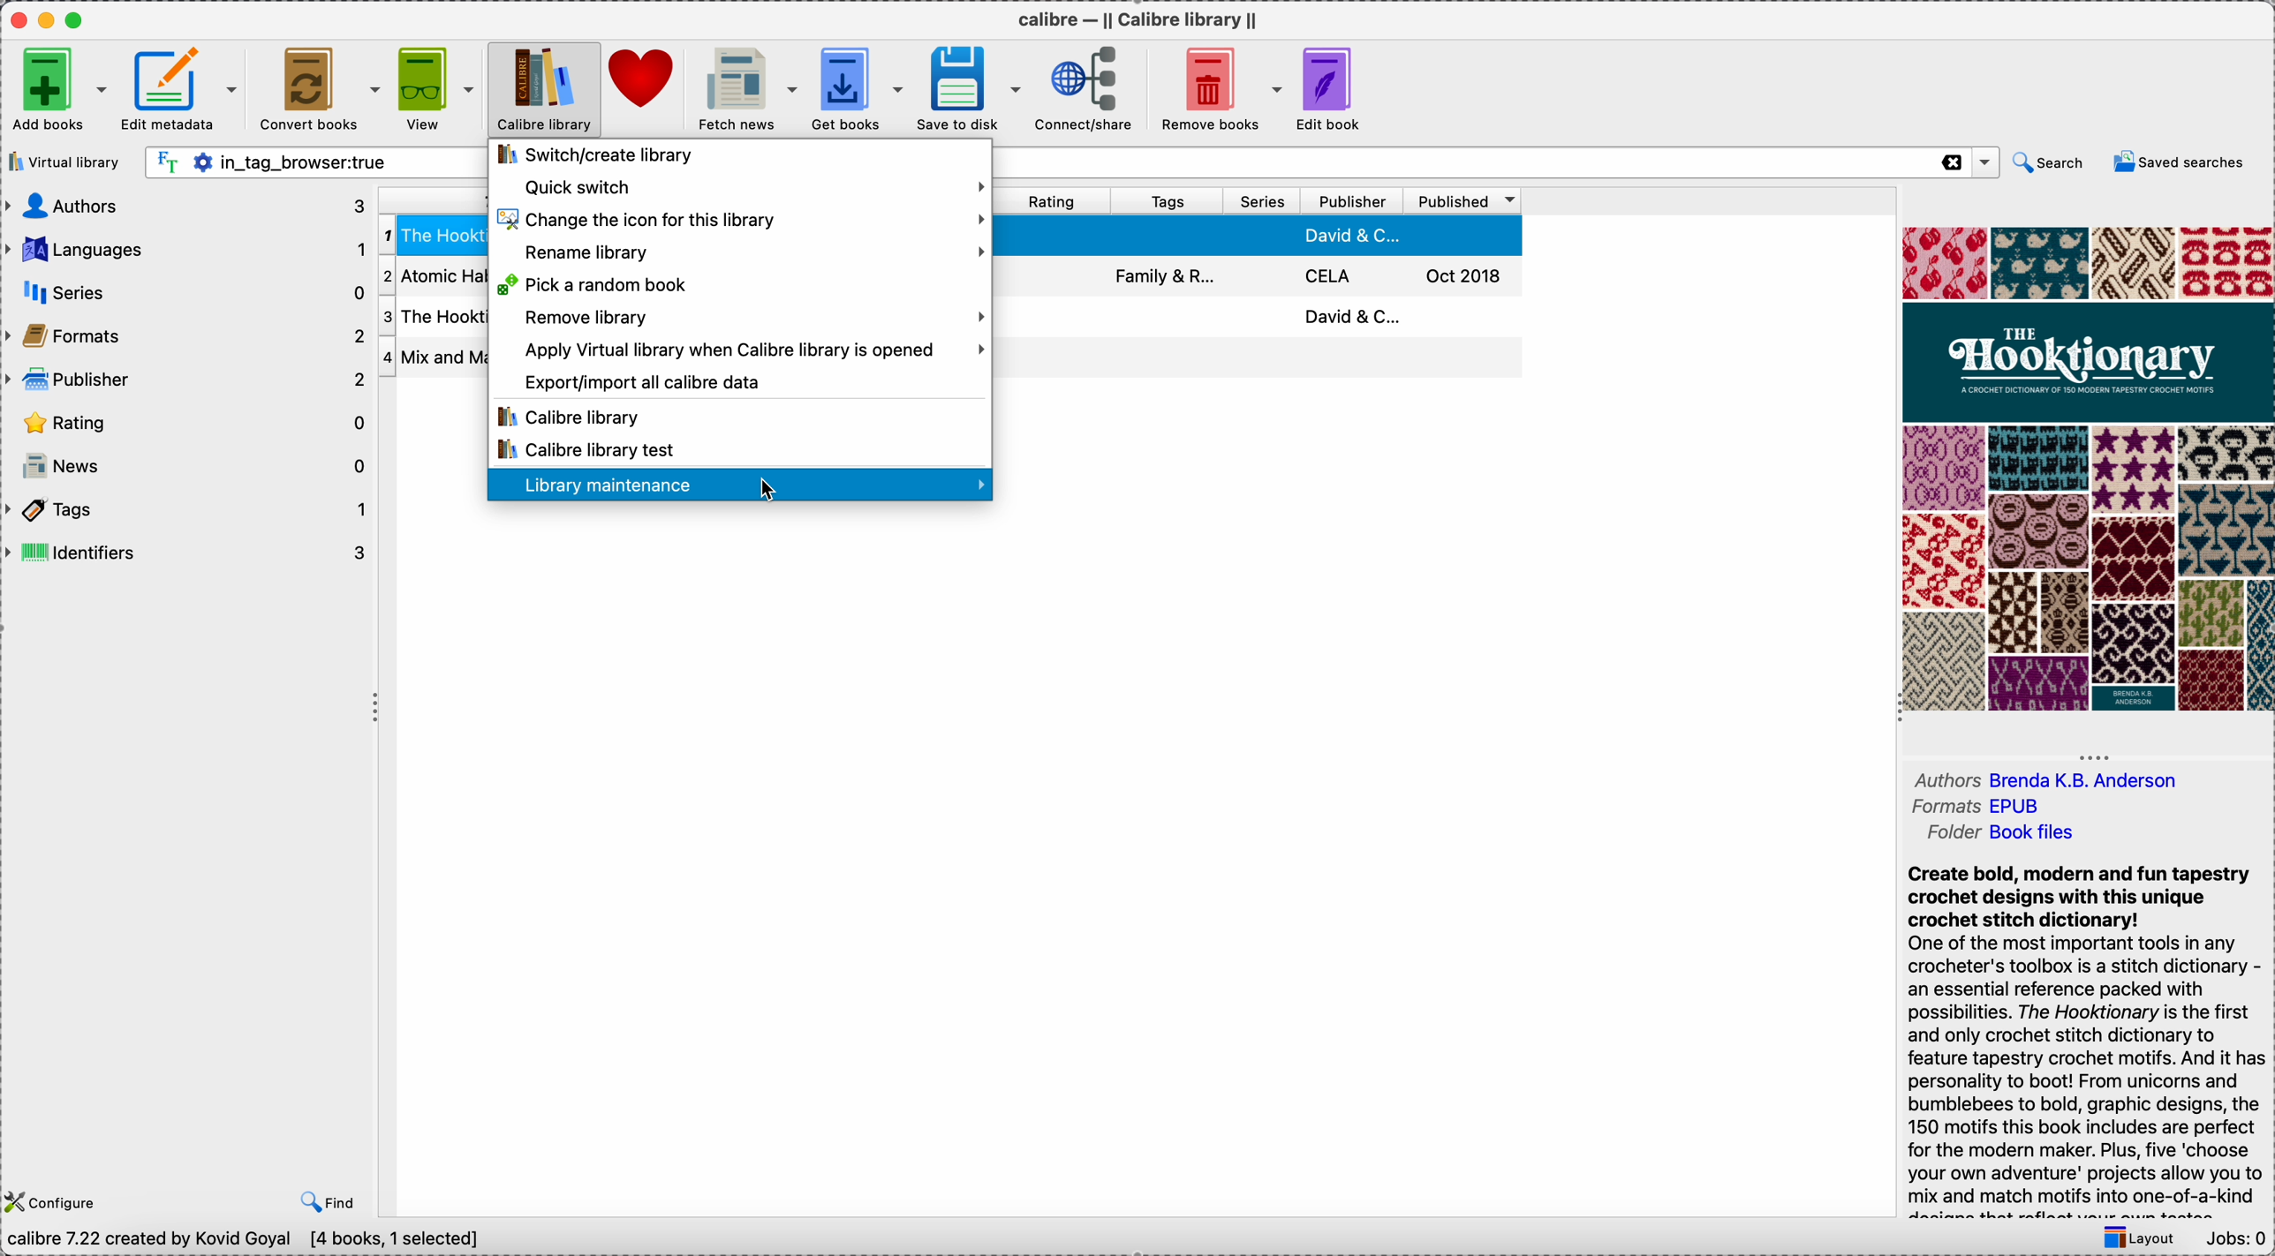 The height and width of the screenshot is (1256, 2275). I want to click on Jobs: 0, so click(2237, 1239).